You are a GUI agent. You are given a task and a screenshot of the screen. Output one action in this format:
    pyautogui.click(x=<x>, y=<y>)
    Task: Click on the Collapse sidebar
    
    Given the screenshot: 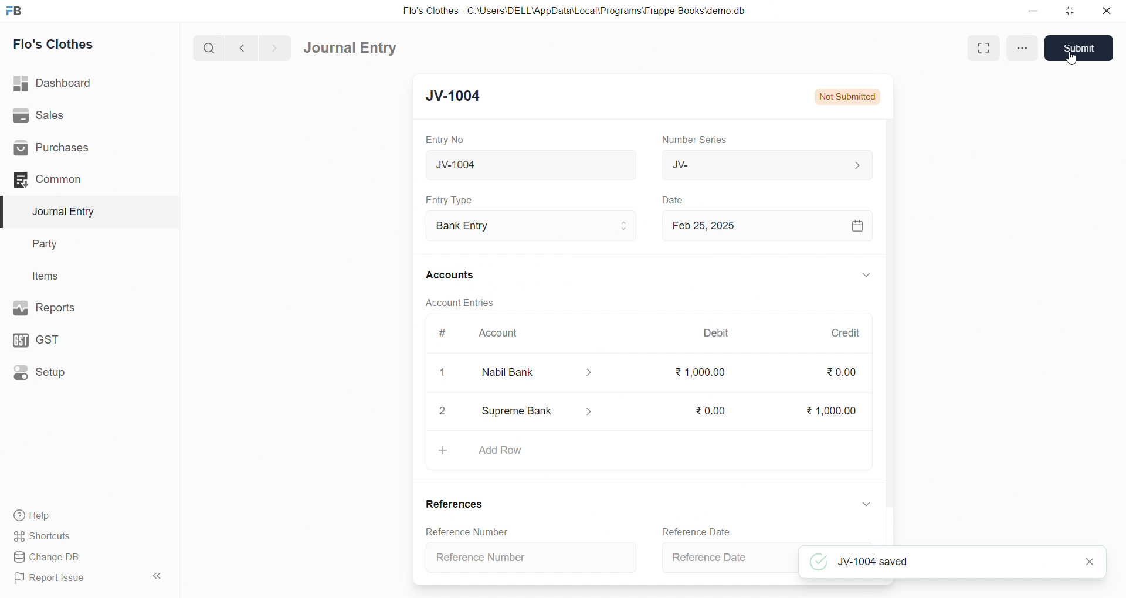 What is the action you would take?
    pyautogui.click(x=158, y=578)
    